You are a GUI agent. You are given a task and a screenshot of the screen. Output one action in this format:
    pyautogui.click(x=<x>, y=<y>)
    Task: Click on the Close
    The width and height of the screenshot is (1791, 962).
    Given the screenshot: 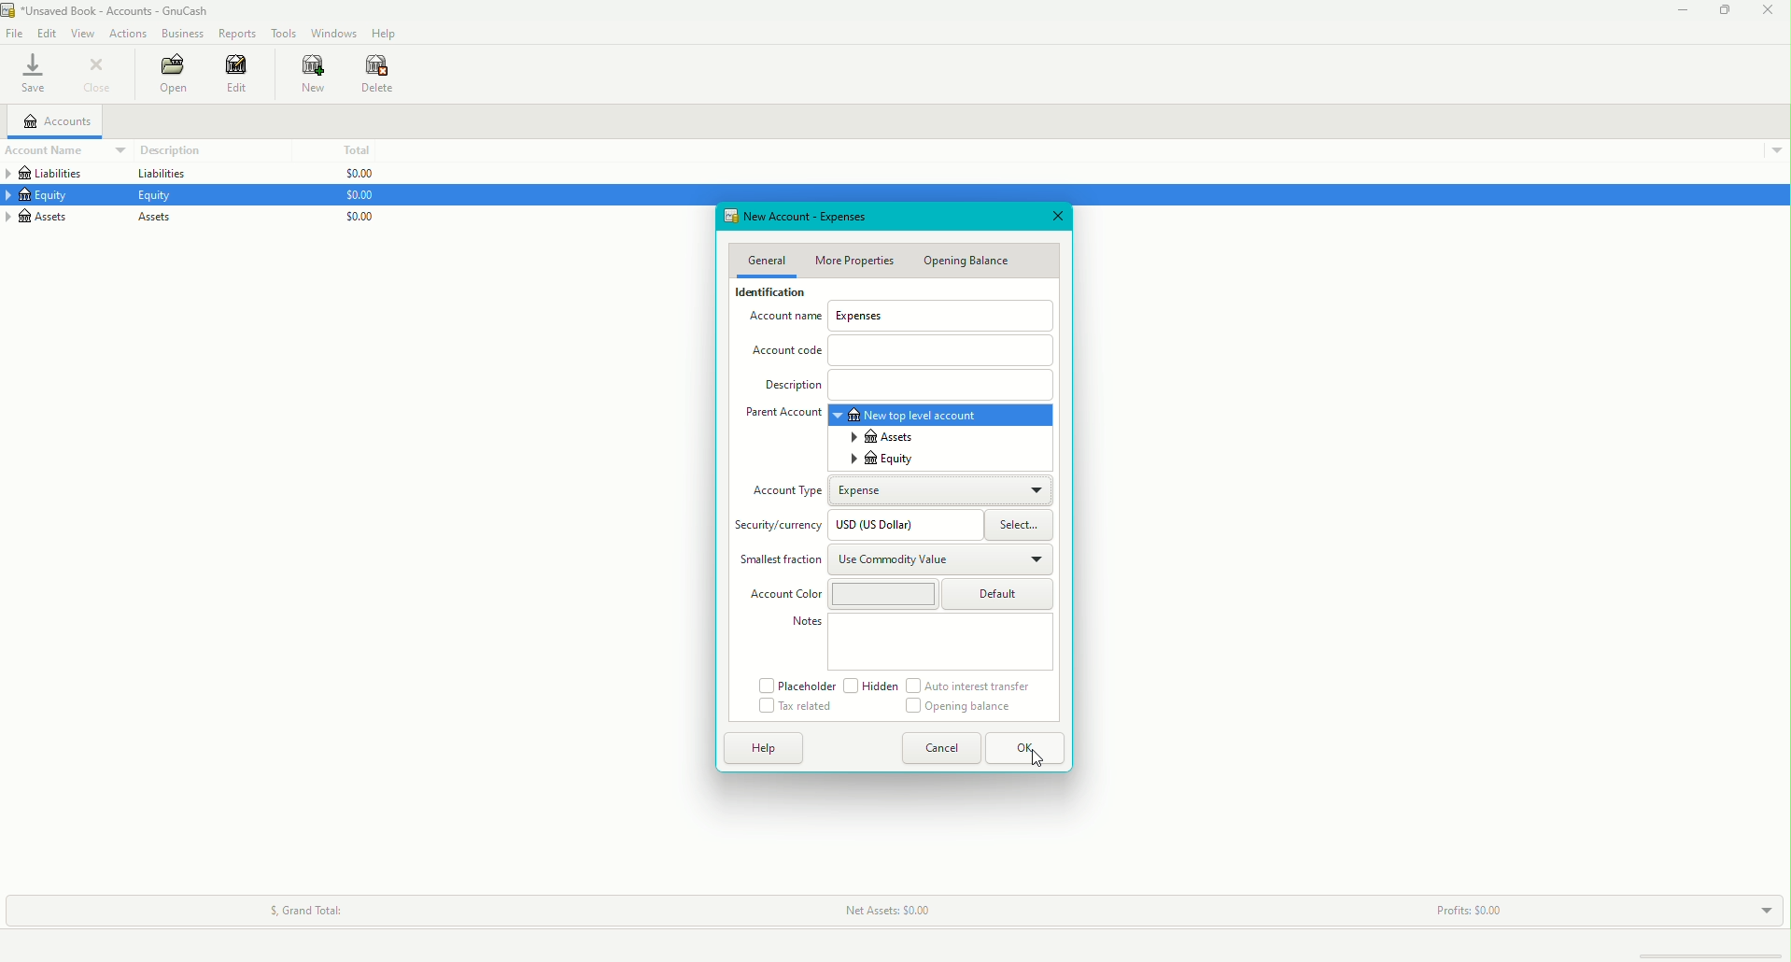 What is the action you would take?
    pyautogui.click(x=1057, y=218)
    